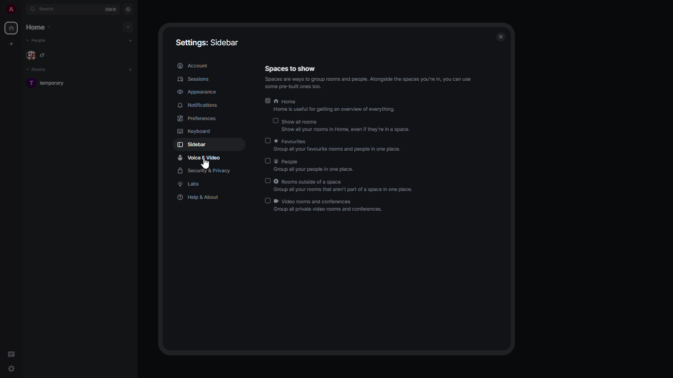  Describe the element at coordinates (190, 185) in the screenshot. I see `labs` at that location.